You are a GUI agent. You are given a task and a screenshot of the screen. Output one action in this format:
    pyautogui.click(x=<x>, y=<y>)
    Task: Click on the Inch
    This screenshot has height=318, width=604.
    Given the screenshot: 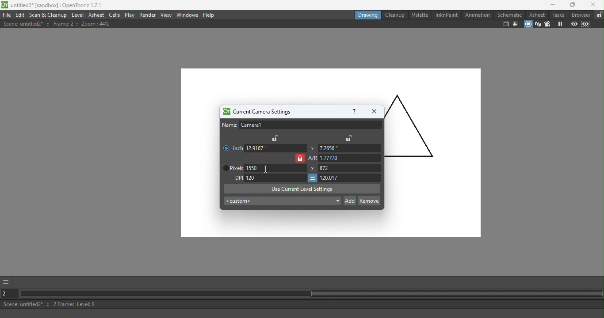 What is the action you would take?
    pyautogui.click(x=231, y=146)
    